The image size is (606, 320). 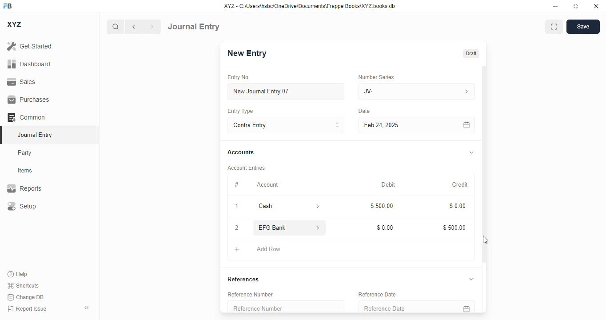 What do you see at coordinates (30, 46) in the screenshot?
I see `get started` at bounding box center [30, 46].